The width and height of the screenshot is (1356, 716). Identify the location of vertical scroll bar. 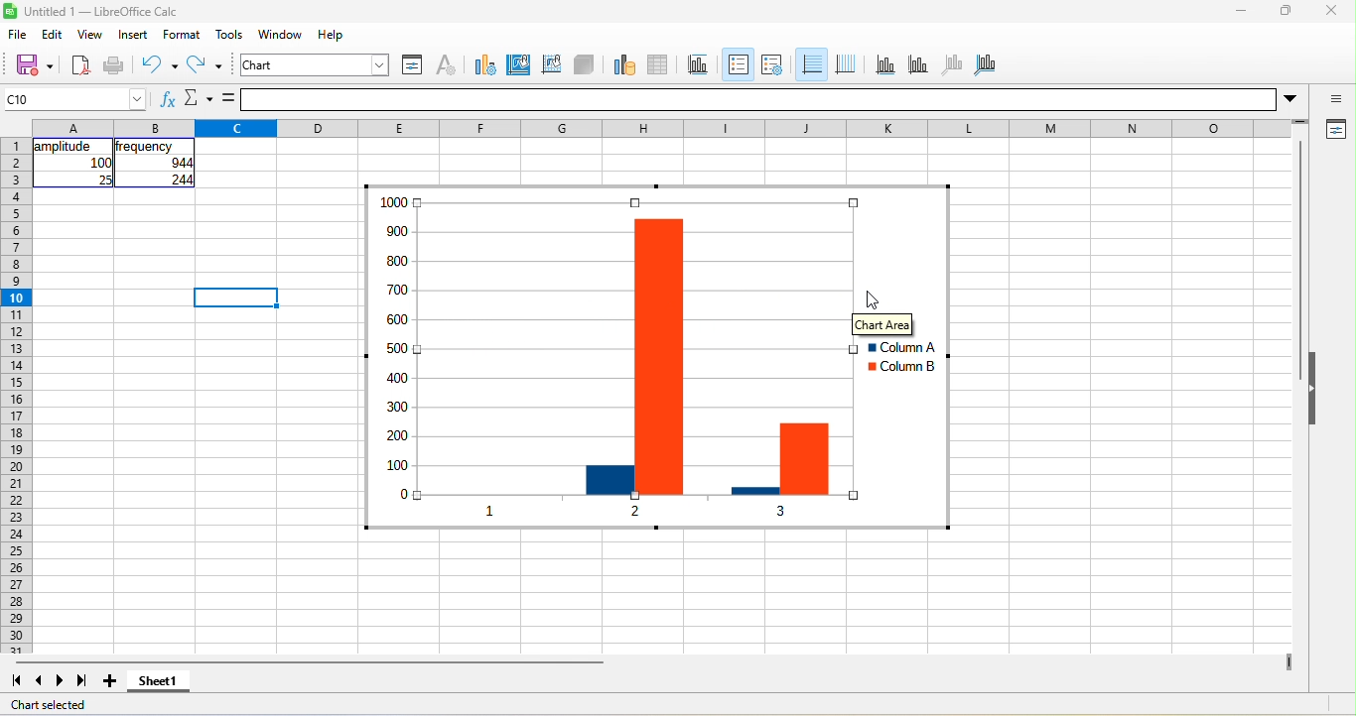
(1298, 263).